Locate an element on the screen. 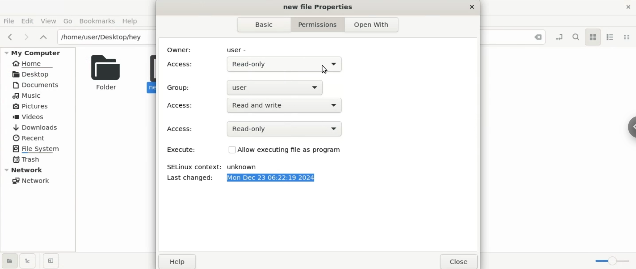 The image size is (636, 269). Access is located at coordinates (181, 106).